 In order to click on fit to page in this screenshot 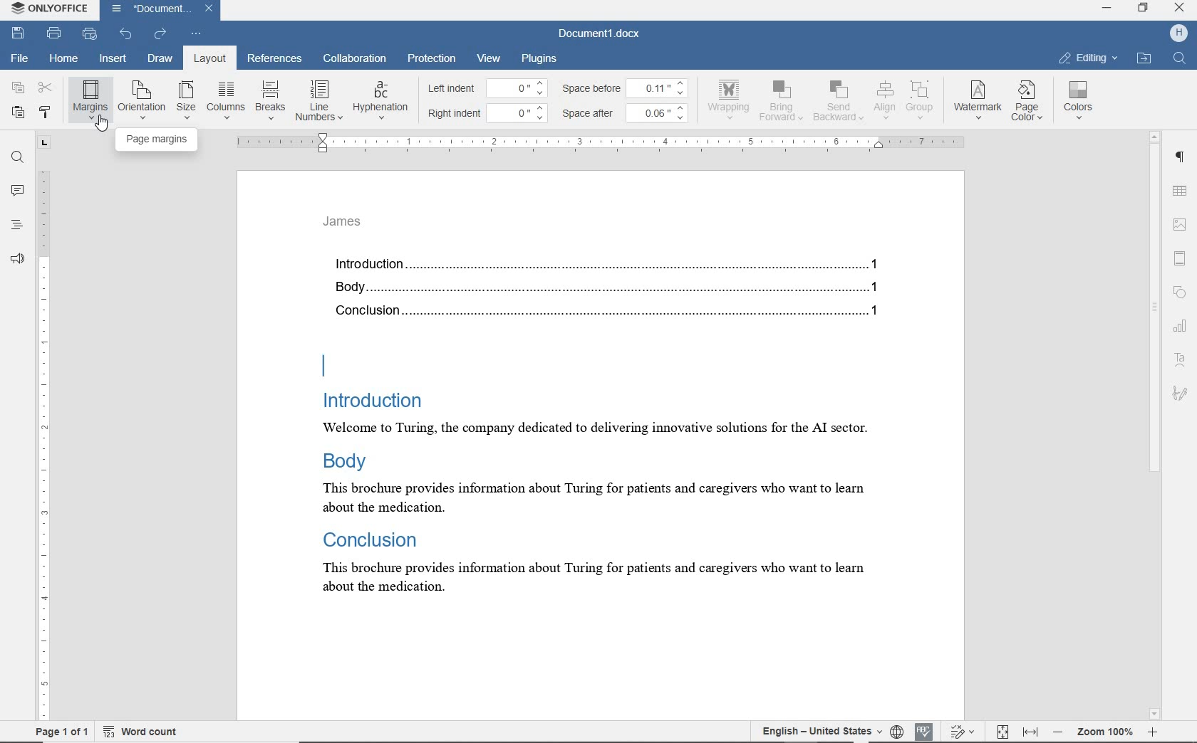, I will do `click(1002, 730)`.